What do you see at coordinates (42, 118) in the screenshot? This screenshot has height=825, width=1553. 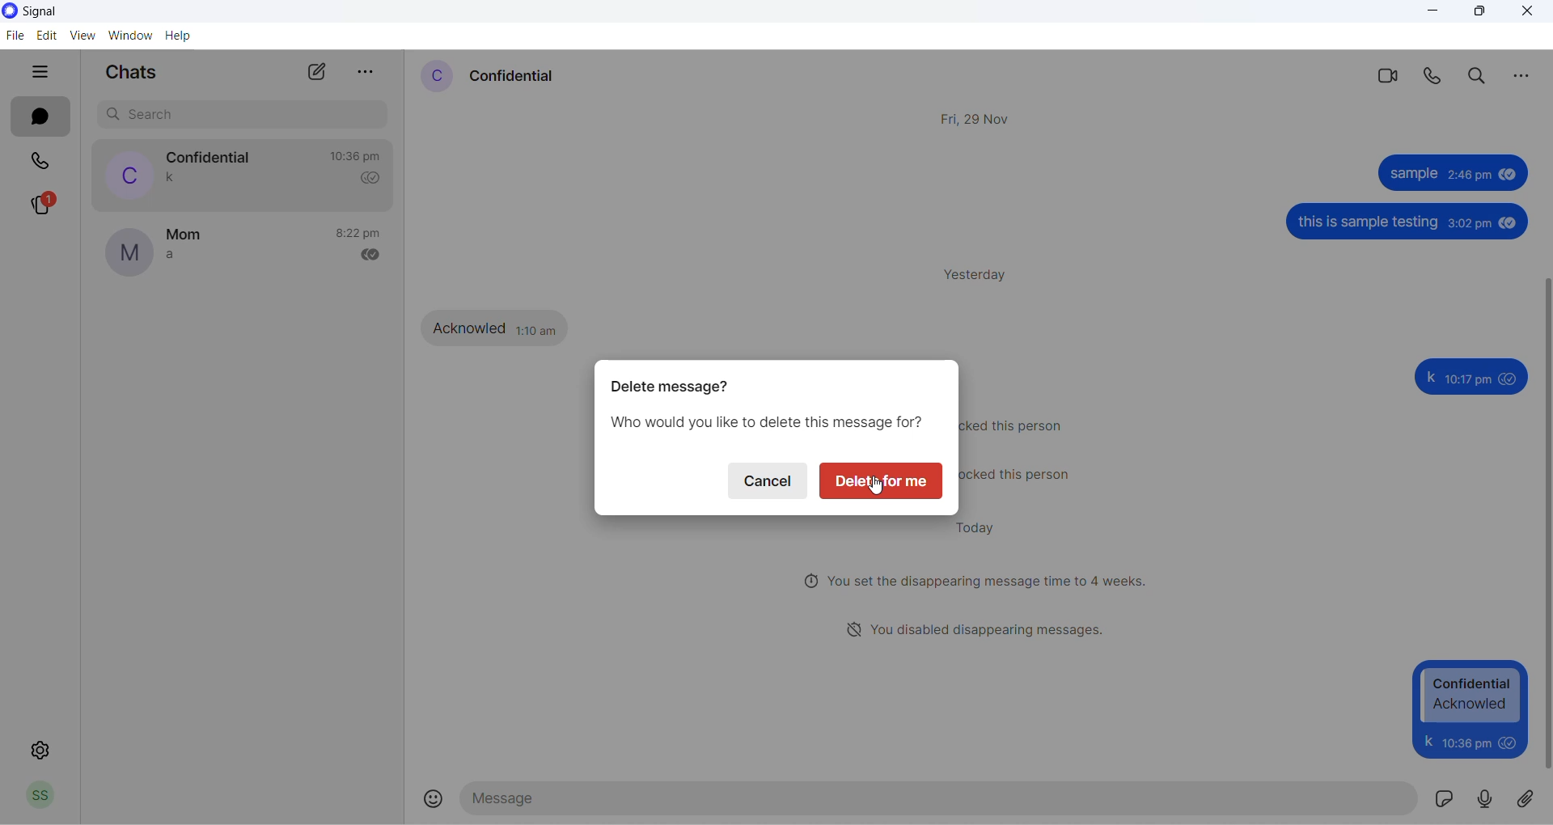 I see `chats` at bounding box center [42, 118].